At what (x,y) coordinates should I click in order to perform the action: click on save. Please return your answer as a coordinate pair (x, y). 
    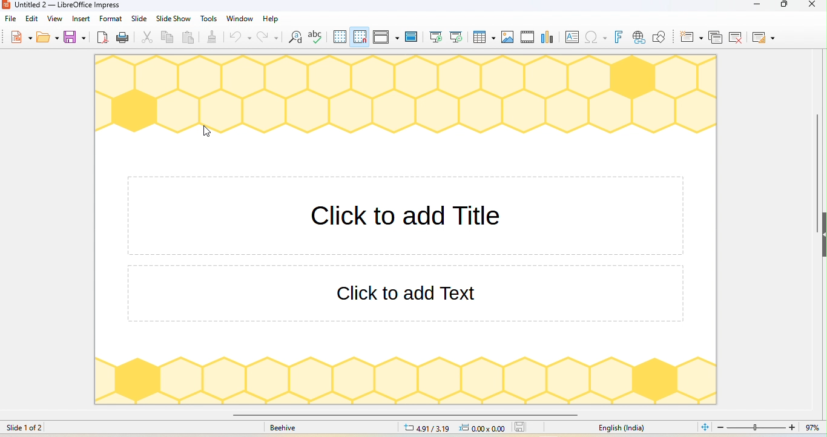
    Looking at the image, I should click on (524, 427).